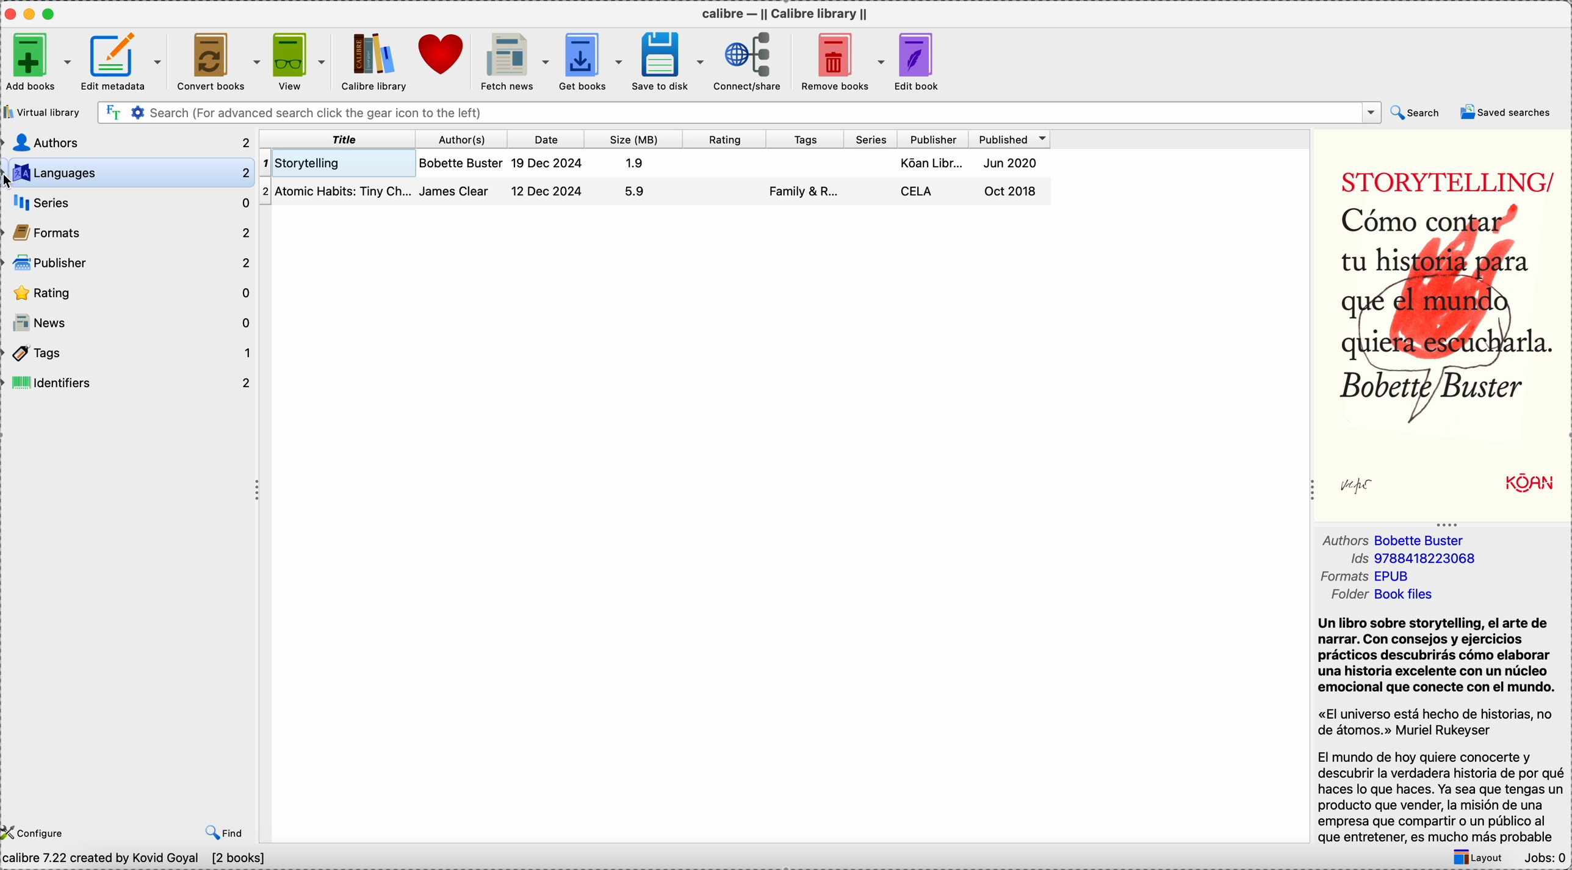 The image size is (1572, 870). What do you see at coordinates (1442, 324) in the screenshot?
I see `book cover preview` at bounding box center [1442, 324].